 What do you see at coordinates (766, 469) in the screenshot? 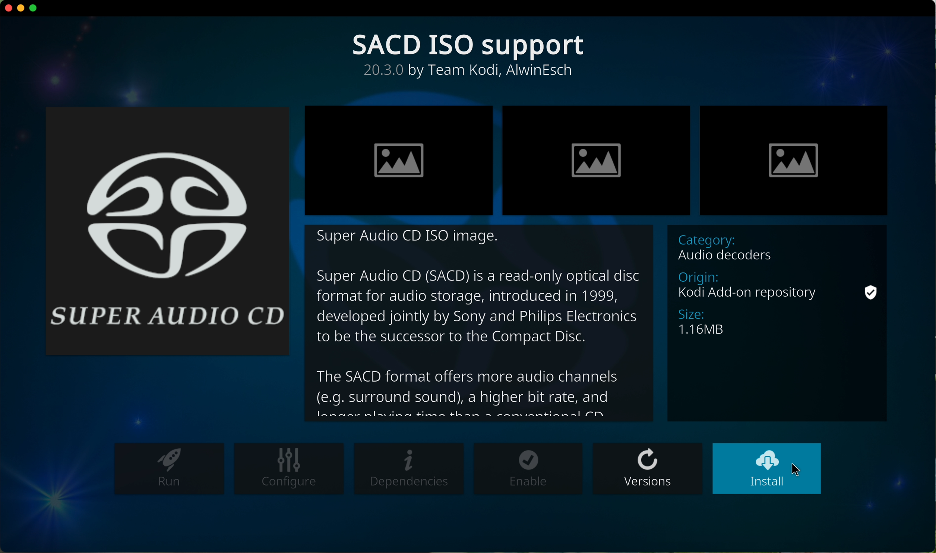
I see `click on install` at bounding box center [766, 469].